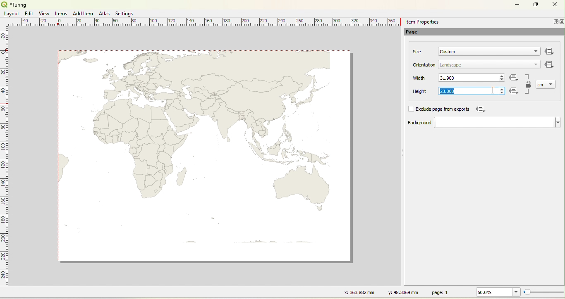  I want to click on Lock/Unlock, so click(529, 85).